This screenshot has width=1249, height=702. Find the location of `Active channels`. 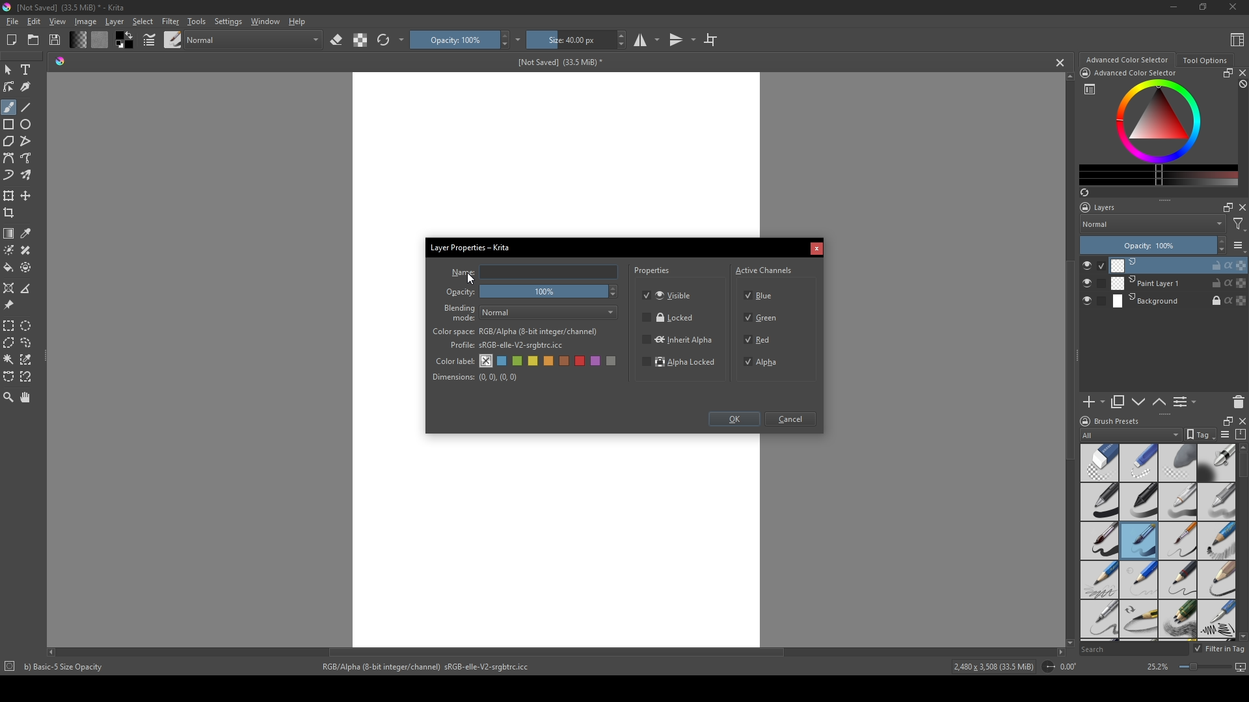

Active channels is located at coordinates (764, 268).